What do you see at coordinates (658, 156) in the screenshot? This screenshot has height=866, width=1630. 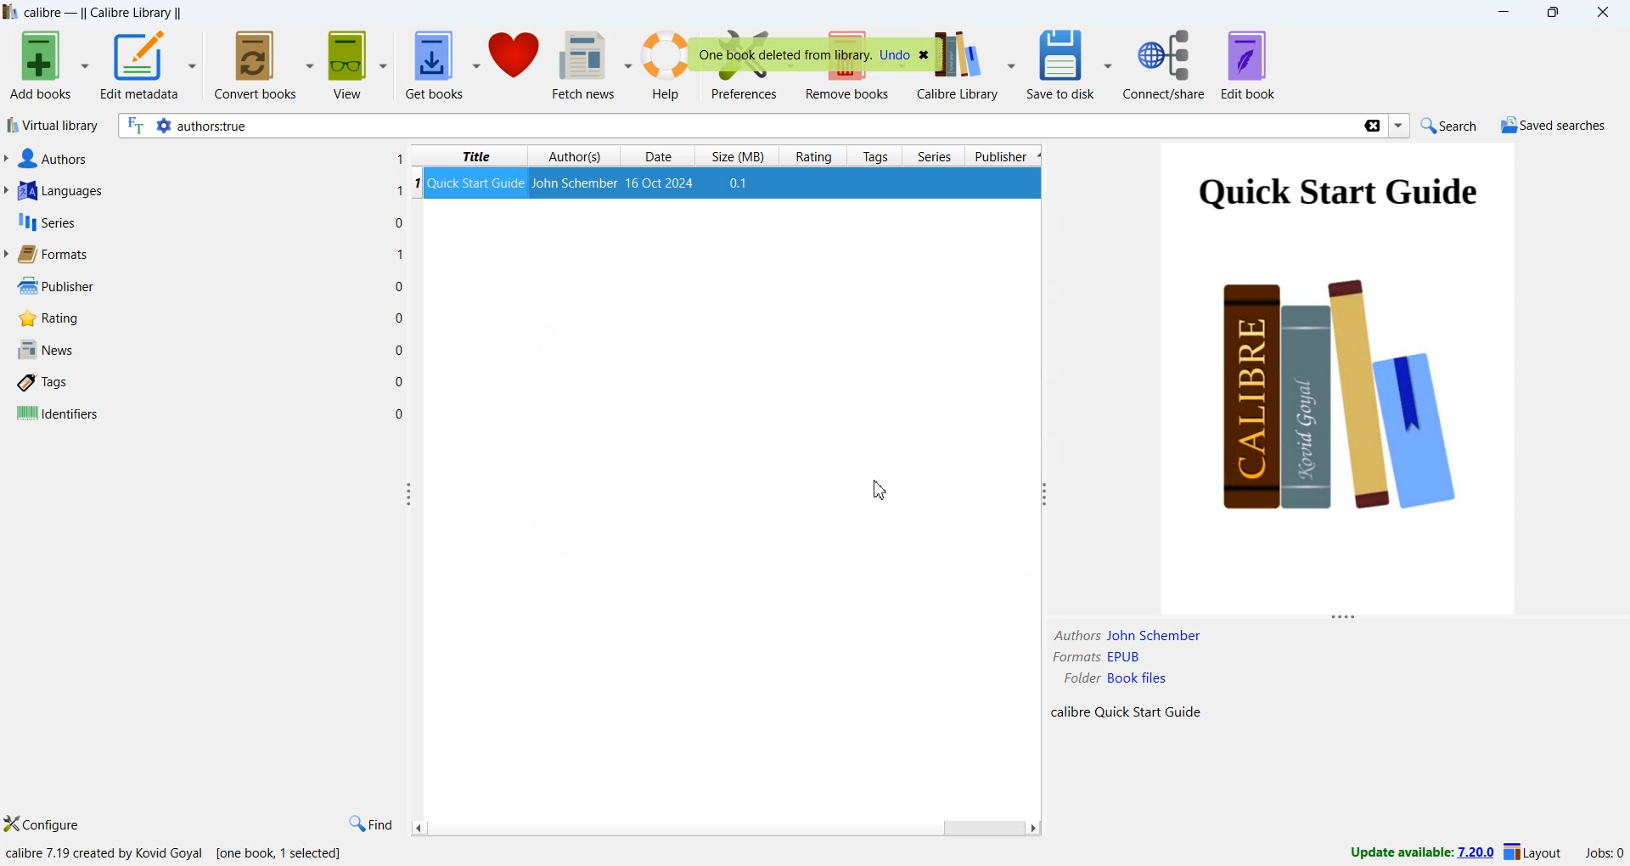 I see `date` at bounding box center [658, 156].